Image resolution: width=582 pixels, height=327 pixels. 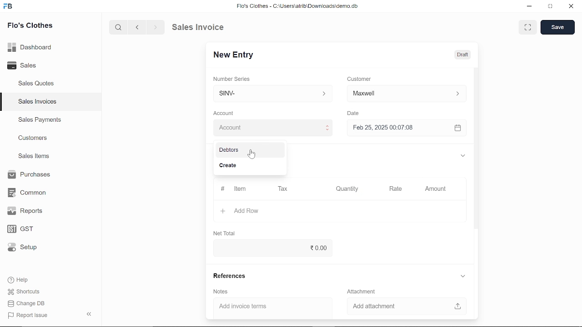 I want to click on previous, so click(x=138, y=27).